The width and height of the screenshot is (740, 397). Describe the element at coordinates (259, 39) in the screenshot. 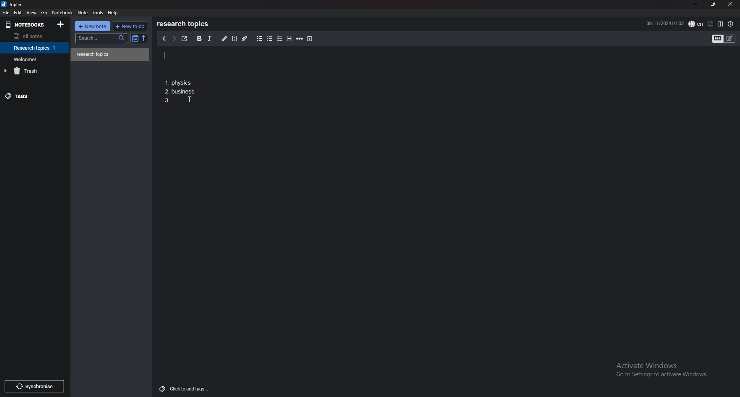

I see `bullet list` at that location.